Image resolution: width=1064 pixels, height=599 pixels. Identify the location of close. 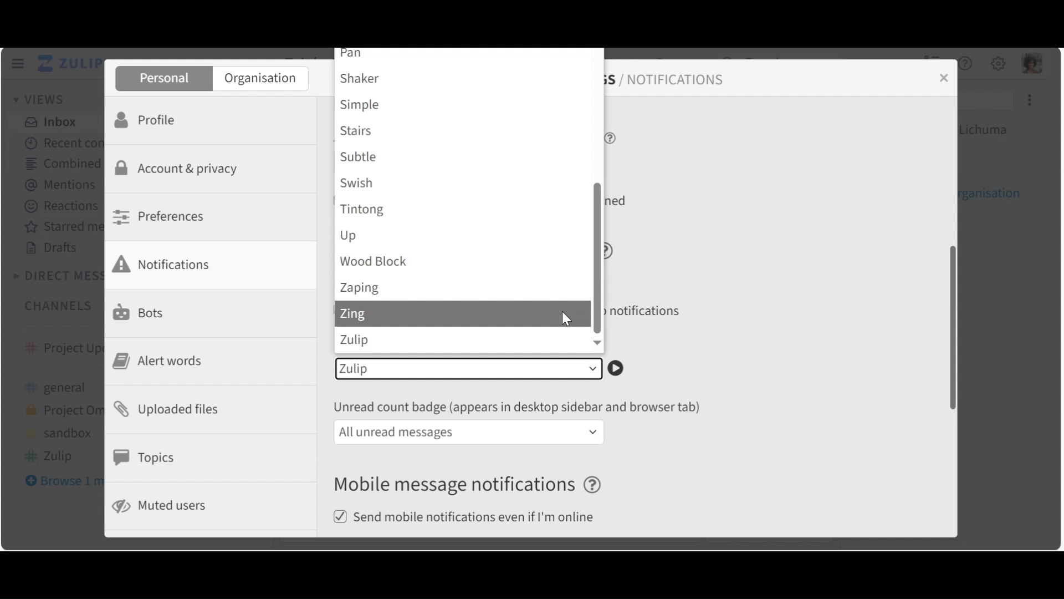
(947, 78).